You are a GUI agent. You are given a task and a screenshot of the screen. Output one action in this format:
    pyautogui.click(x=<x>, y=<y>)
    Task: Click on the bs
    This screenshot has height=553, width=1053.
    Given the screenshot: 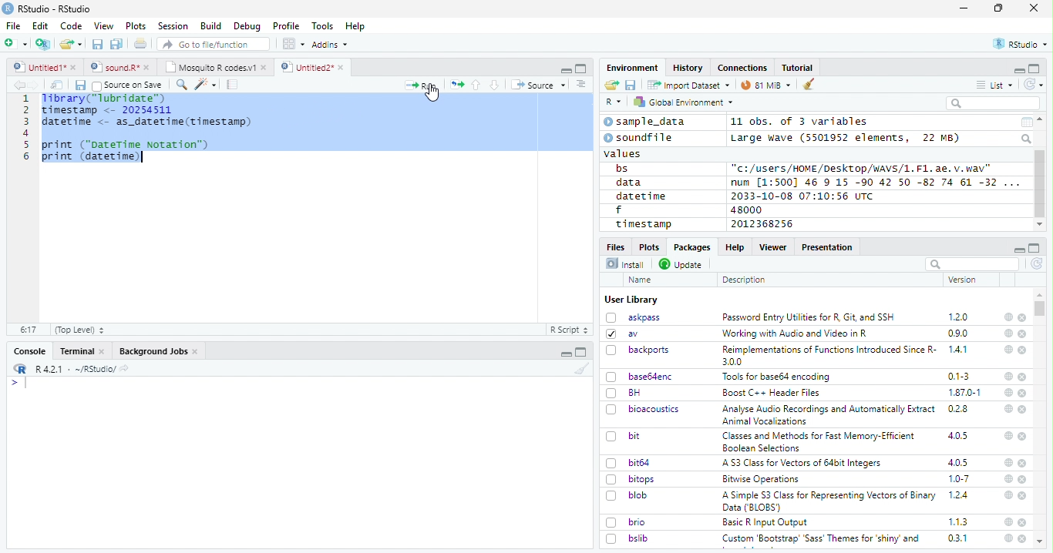 What is the action you would take?
    pyautogui.click(x=622, y=169)
    